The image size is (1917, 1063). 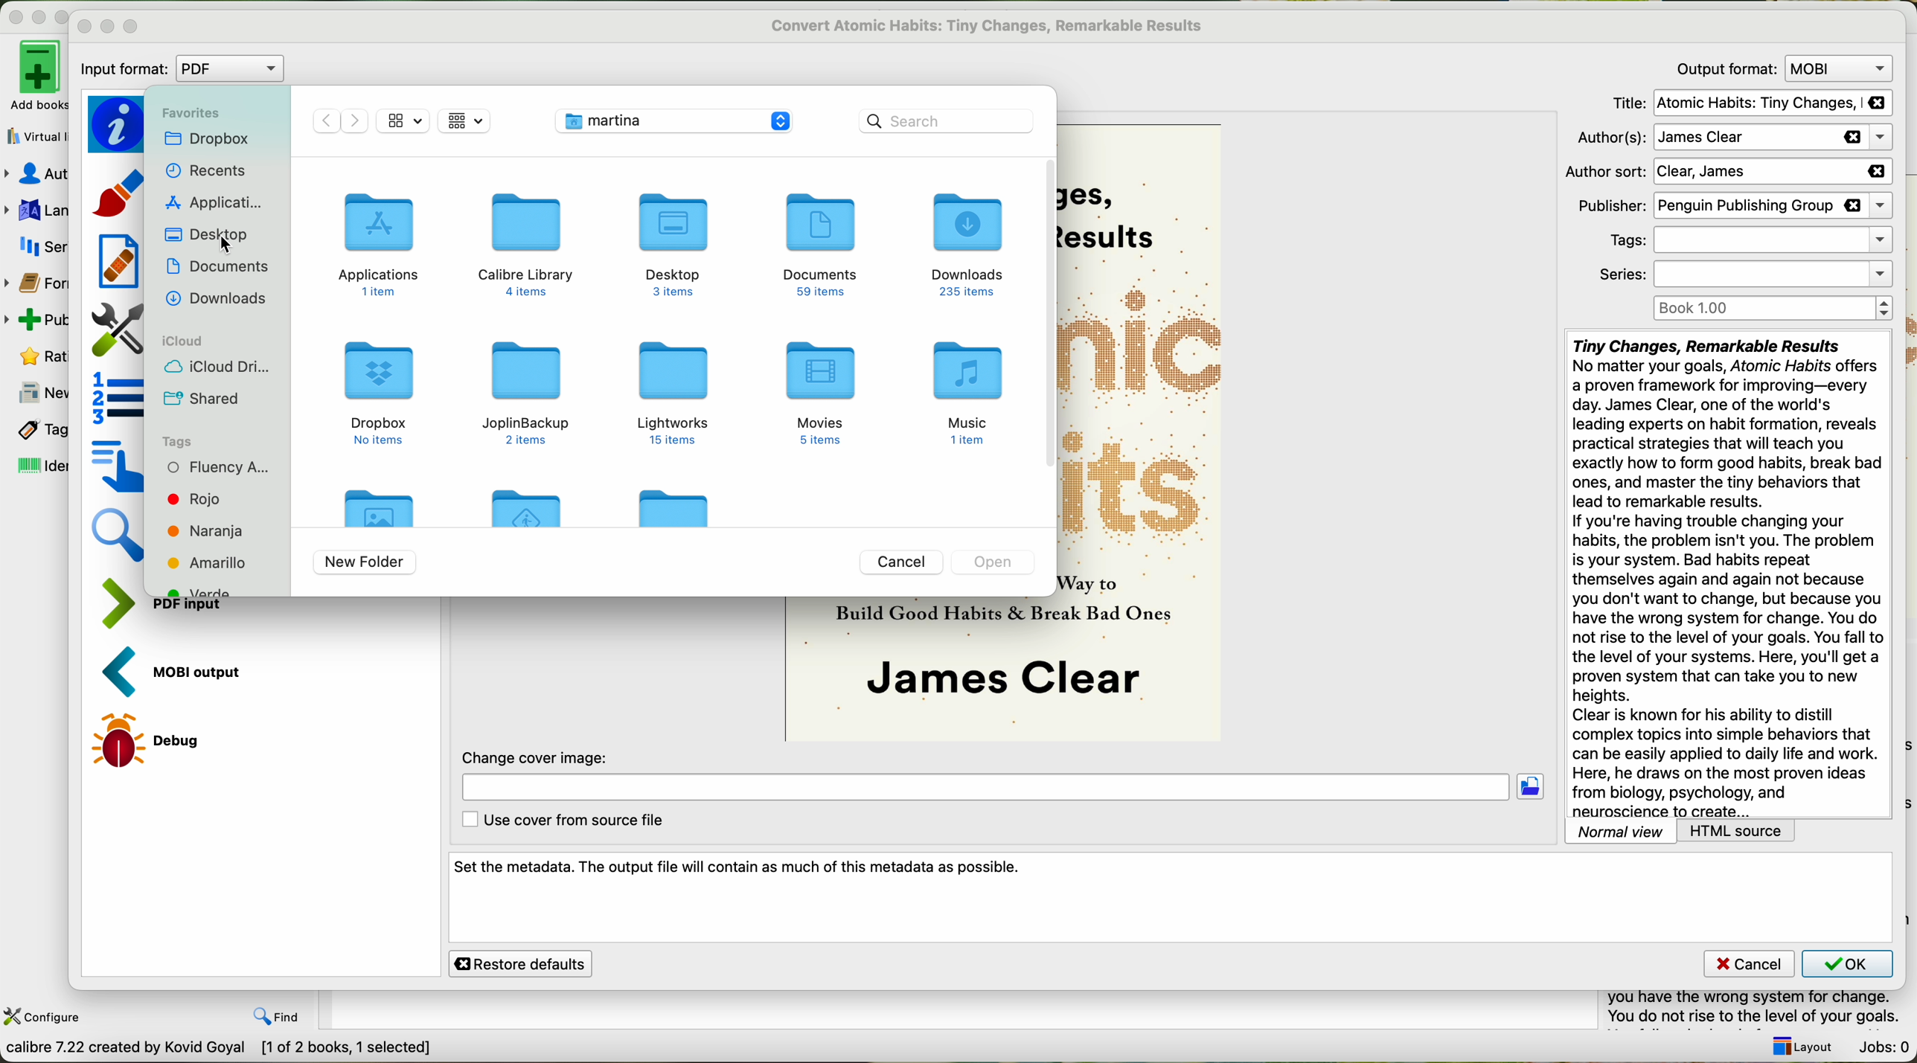 I want to click on authors, so click(x=36, y=173).